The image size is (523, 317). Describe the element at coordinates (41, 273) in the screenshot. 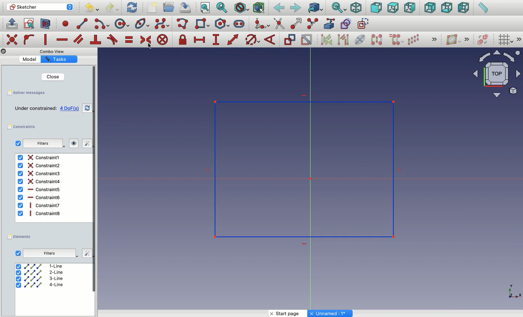

I see `2-line` at that location.